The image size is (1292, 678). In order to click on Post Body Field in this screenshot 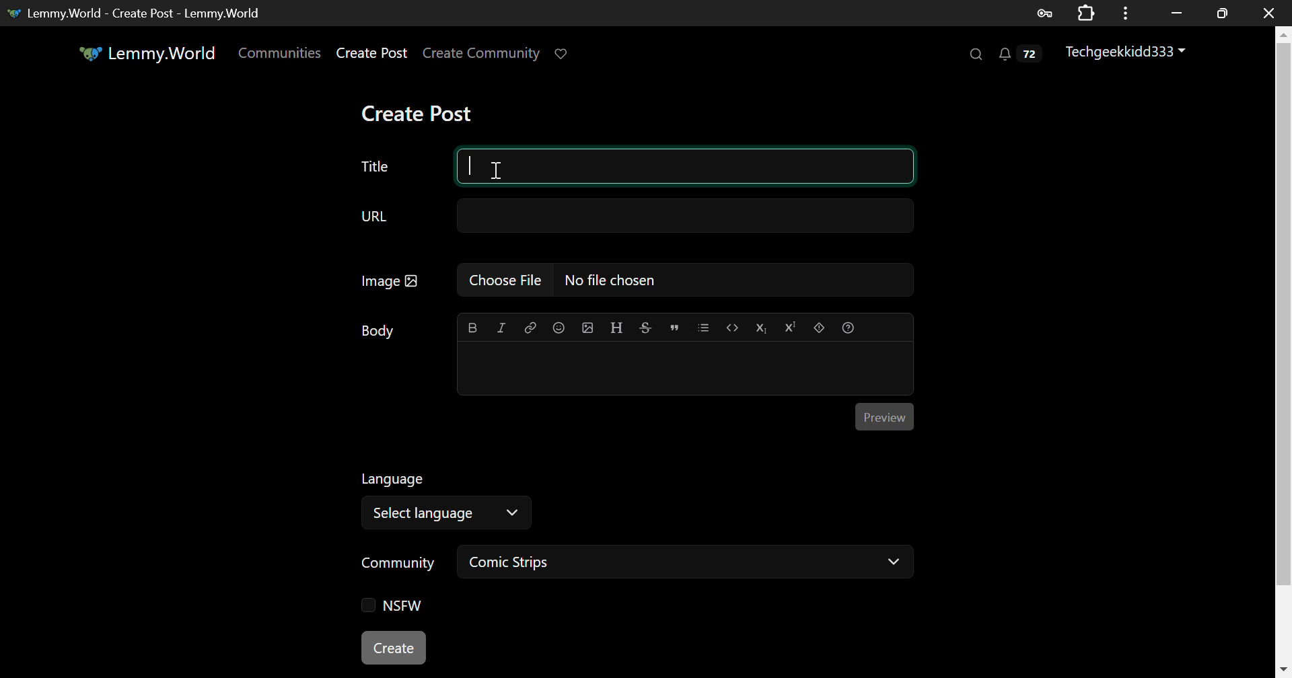, I will do `click(685, 369)`.